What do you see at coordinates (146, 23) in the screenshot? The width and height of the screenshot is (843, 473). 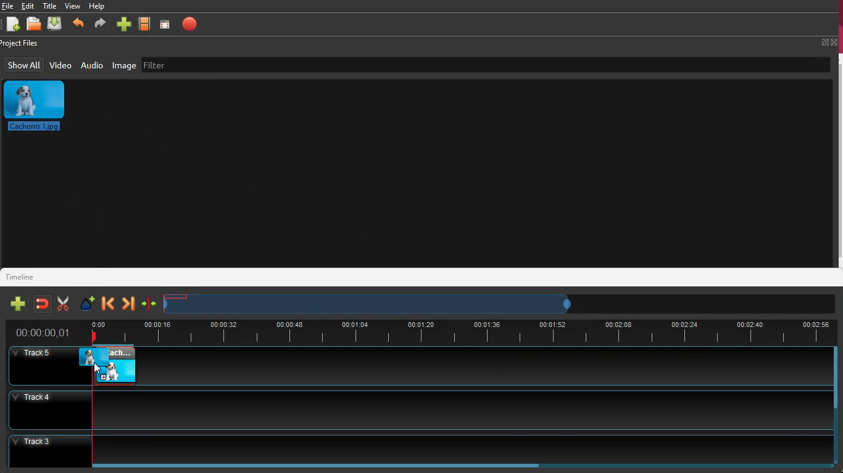 I see `movie` at bounding box center [146, 23].